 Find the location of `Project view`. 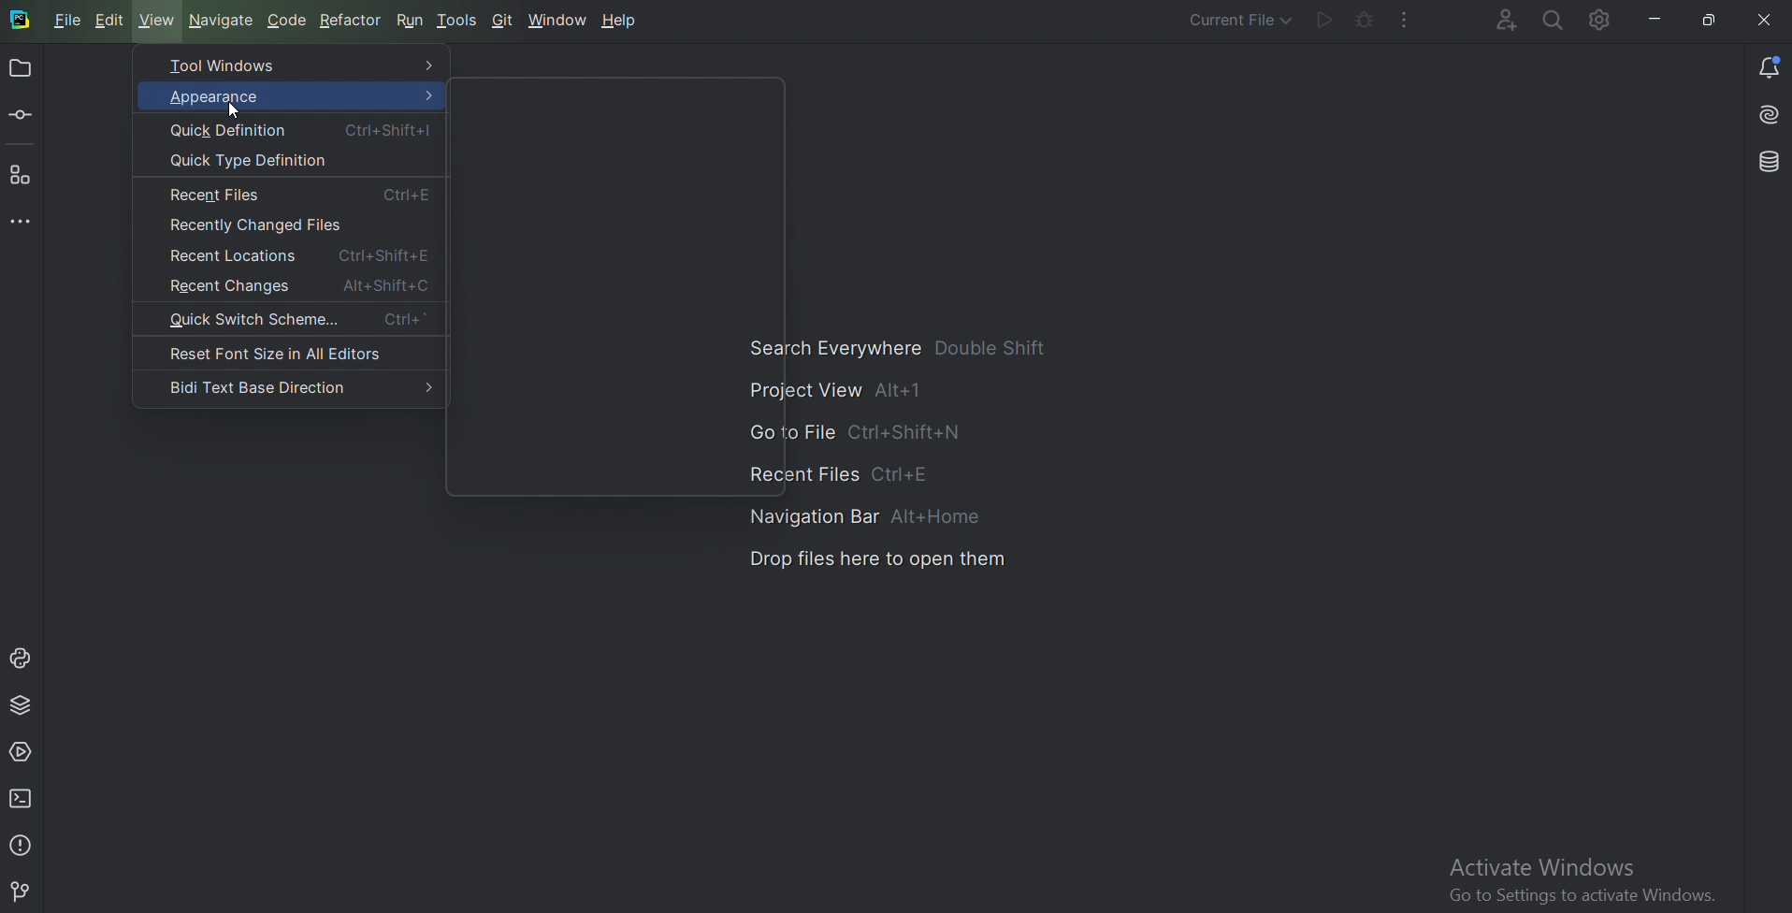

Project view is located at coordinates (837, 393).